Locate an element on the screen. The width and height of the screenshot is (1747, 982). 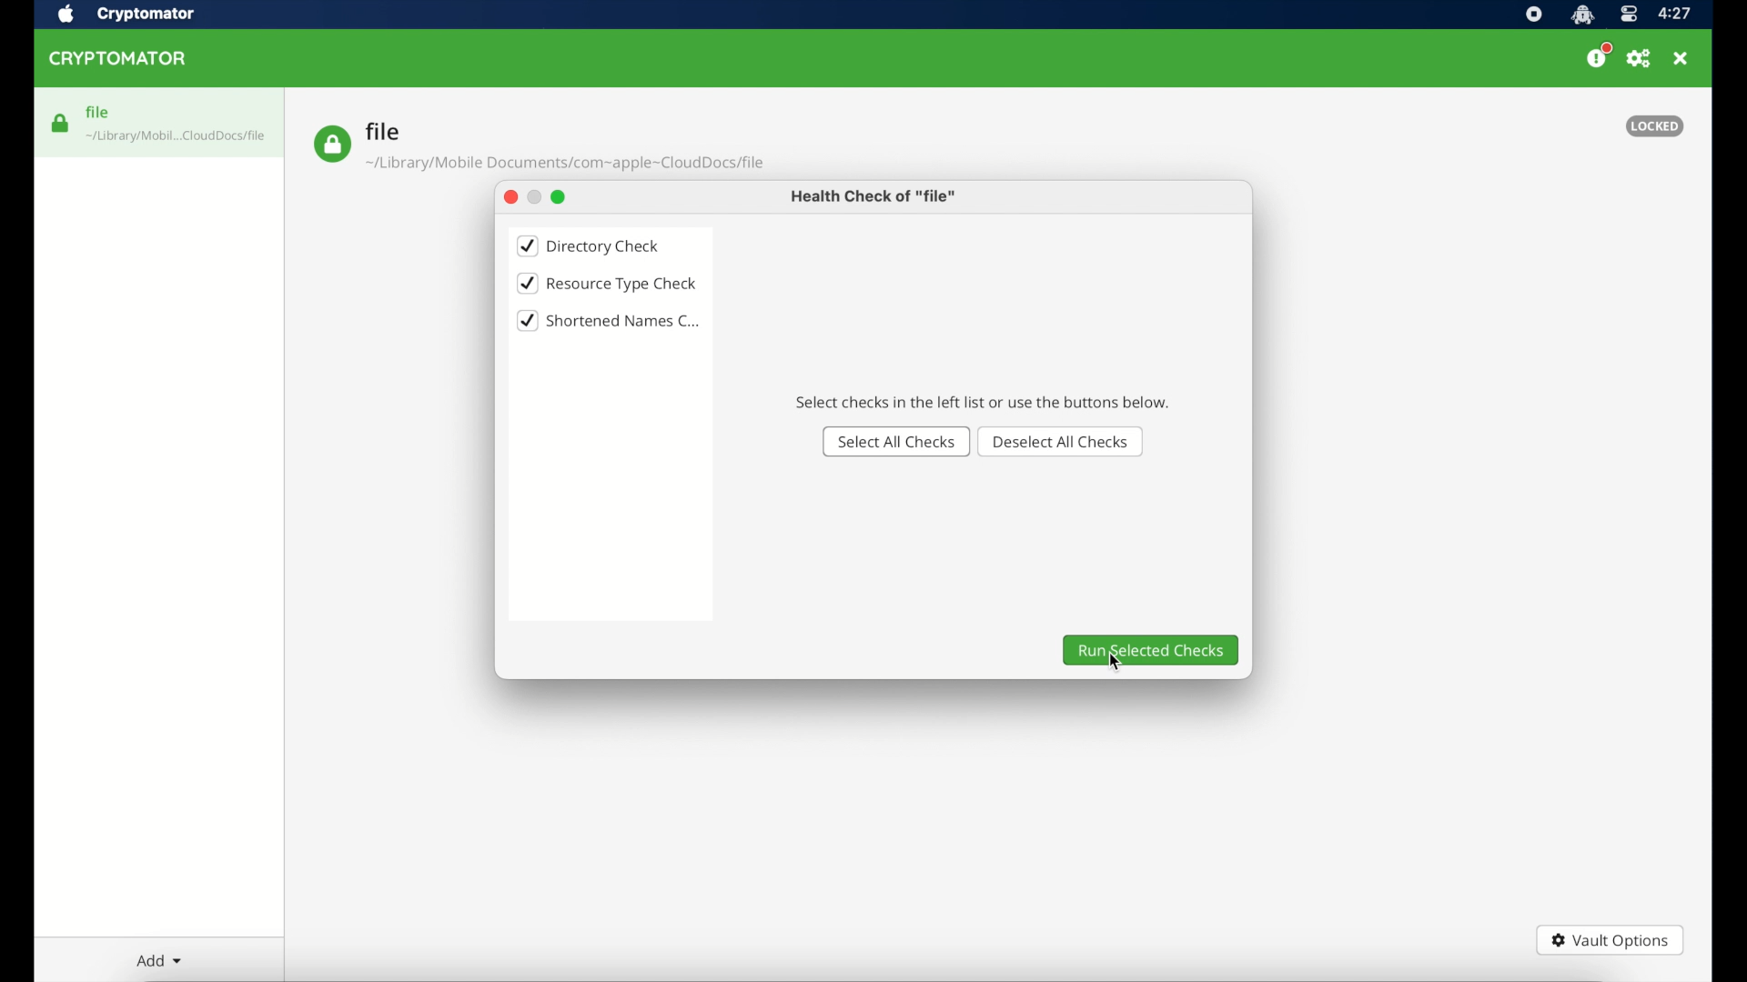
Select checks in the left list or use the buttons below. is located at coordinates (981, 402).